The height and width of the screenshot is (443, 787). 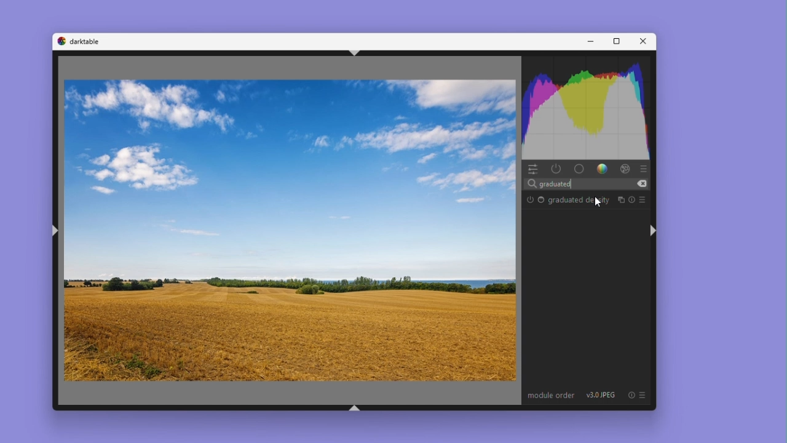 I want to click on presets, so click(x=646, y=167).